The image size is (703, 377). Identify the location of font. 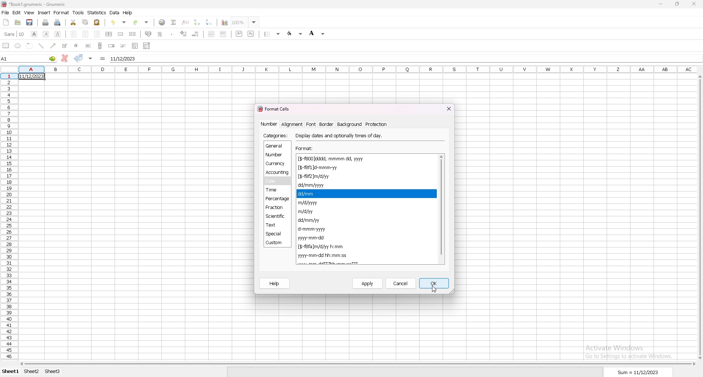
(312, 124).